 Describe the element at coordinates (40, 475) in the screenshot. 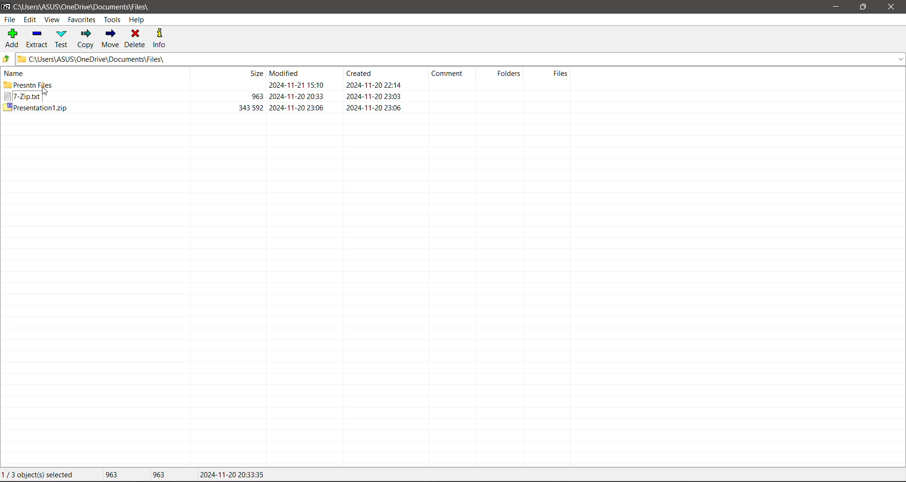

I see `Current File selection status` at that location.